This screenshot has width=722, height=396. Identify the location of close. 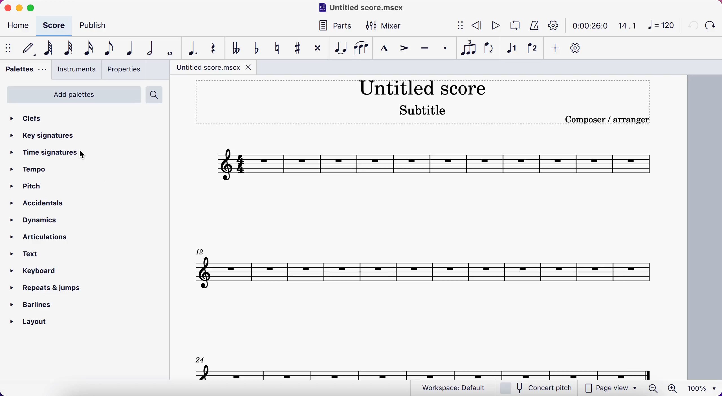
(10, 8).